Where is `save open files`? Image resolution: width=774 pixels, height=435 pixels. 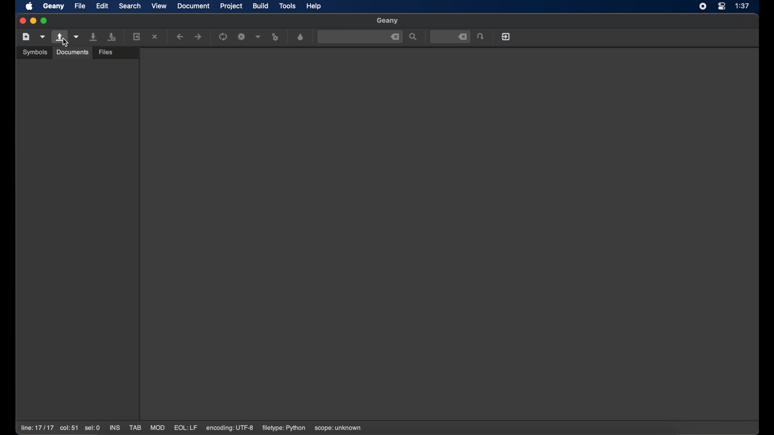
save open files is located at coordinates (113, 36).